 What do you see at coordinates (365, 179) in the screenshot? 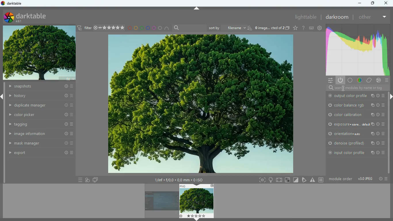
I see `image type` at bounding box center [365, 179].